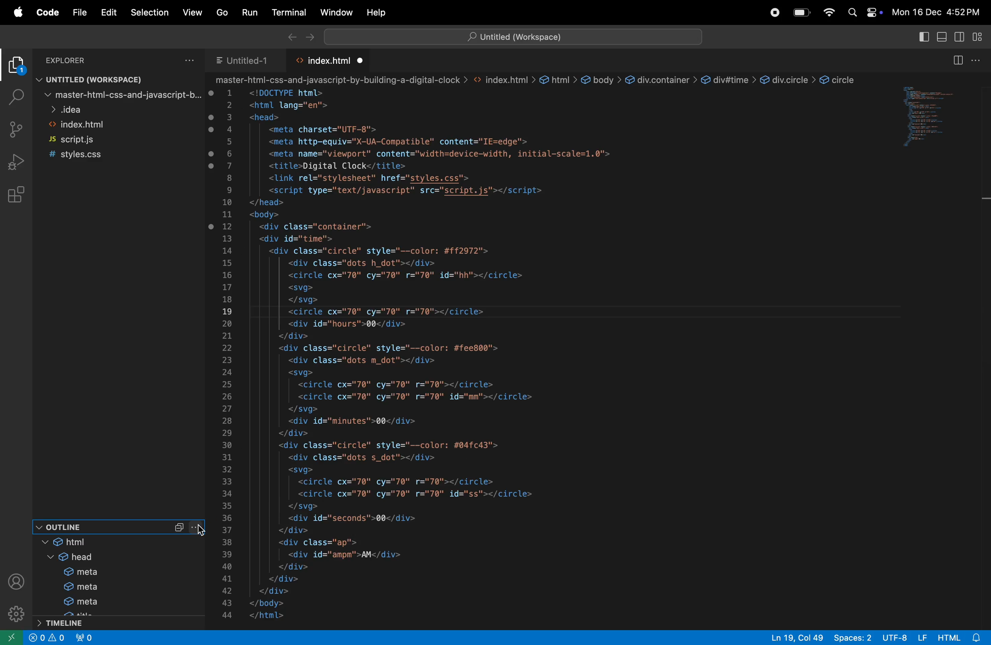 The width and height of the screenshot is (991, 645). What do you see at coordinates (771, 11) in the screenshot?
I see `chatgpt` at bounding box center [771, 11].